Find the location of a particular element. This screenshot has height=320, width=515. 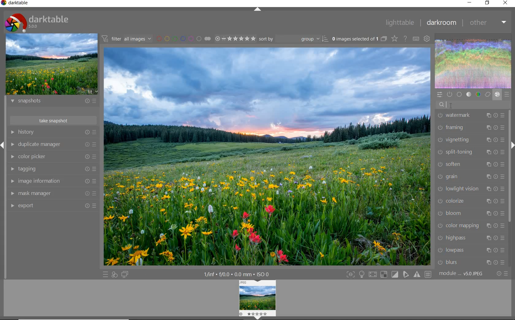

system logo is located at coordinates (37, 22).